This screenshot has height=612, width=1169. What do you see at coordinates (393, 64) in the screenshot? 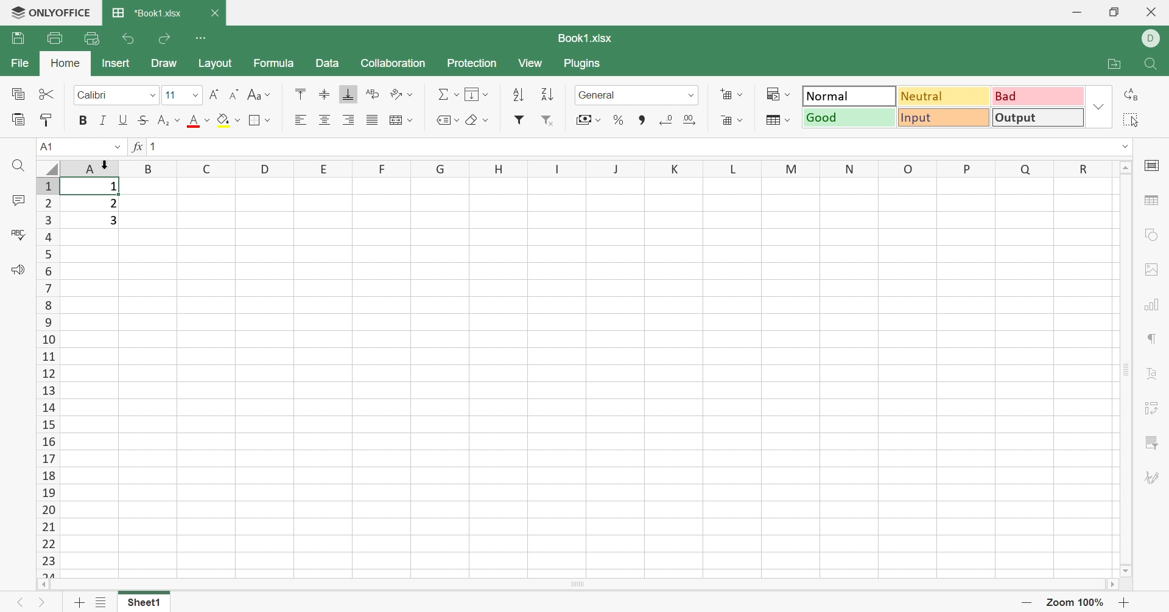
I see `Collaboration` at bounding box center [393, 64].